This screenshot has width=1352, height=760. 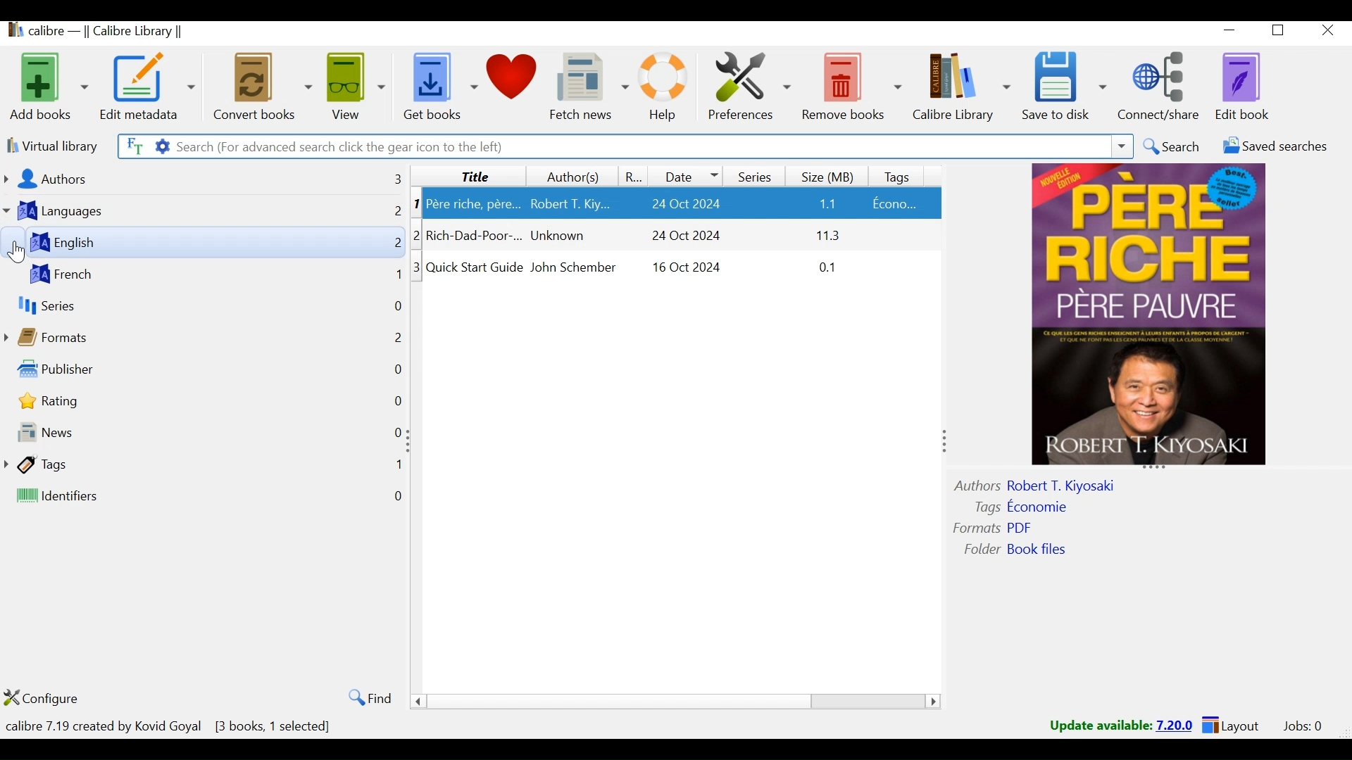 I want to click on calibre 7.19 created by Kovid Goyal [3 books, 1 selected], so click(x=170, y=723).